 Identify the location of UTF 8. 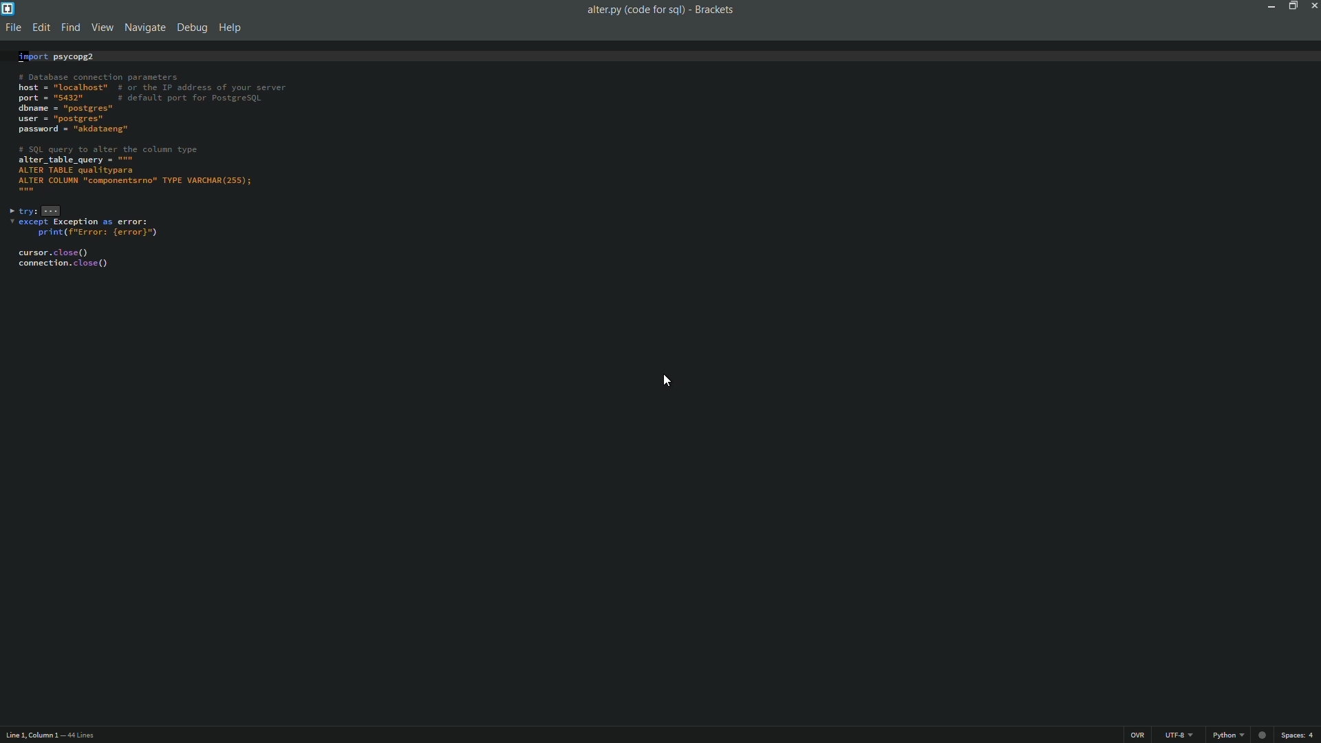
(1178, 735).